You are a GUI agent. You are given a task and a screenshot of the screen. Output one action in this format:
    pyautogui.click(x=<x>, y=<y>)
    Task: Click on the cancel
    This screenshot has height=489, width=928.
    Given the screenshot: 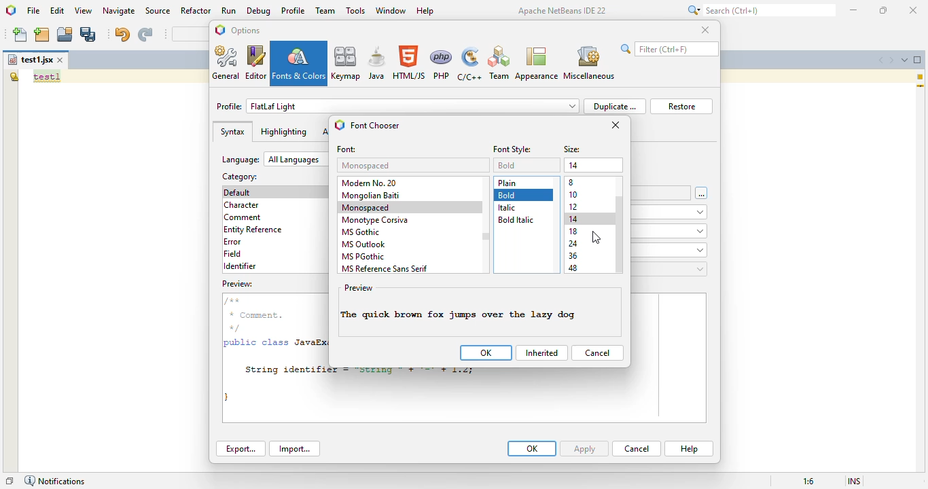 What is the action you would take?
    pyautogui.click(x=637, y=448)
    